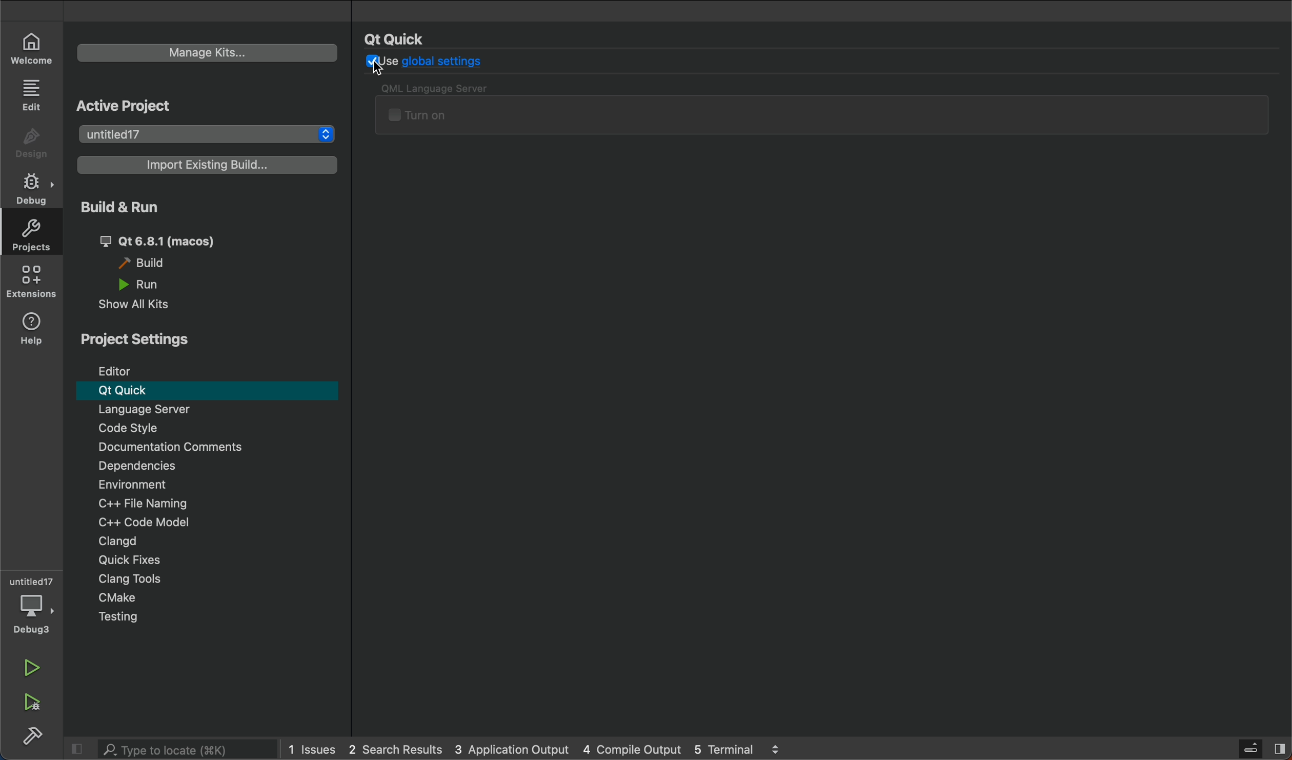 This screenshot has height=760, width=1292. Describe the element at coordinates (207, 53) in the screenshot. I see `manage kits` at that location.